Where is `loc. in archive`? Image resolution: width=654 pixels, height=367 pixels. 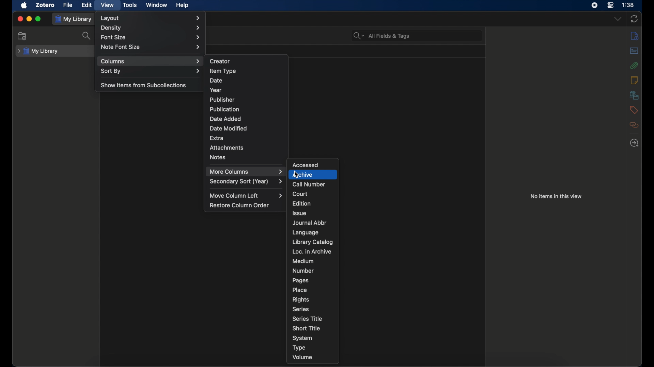
loc. in archive is located at coordinates (312, 252).